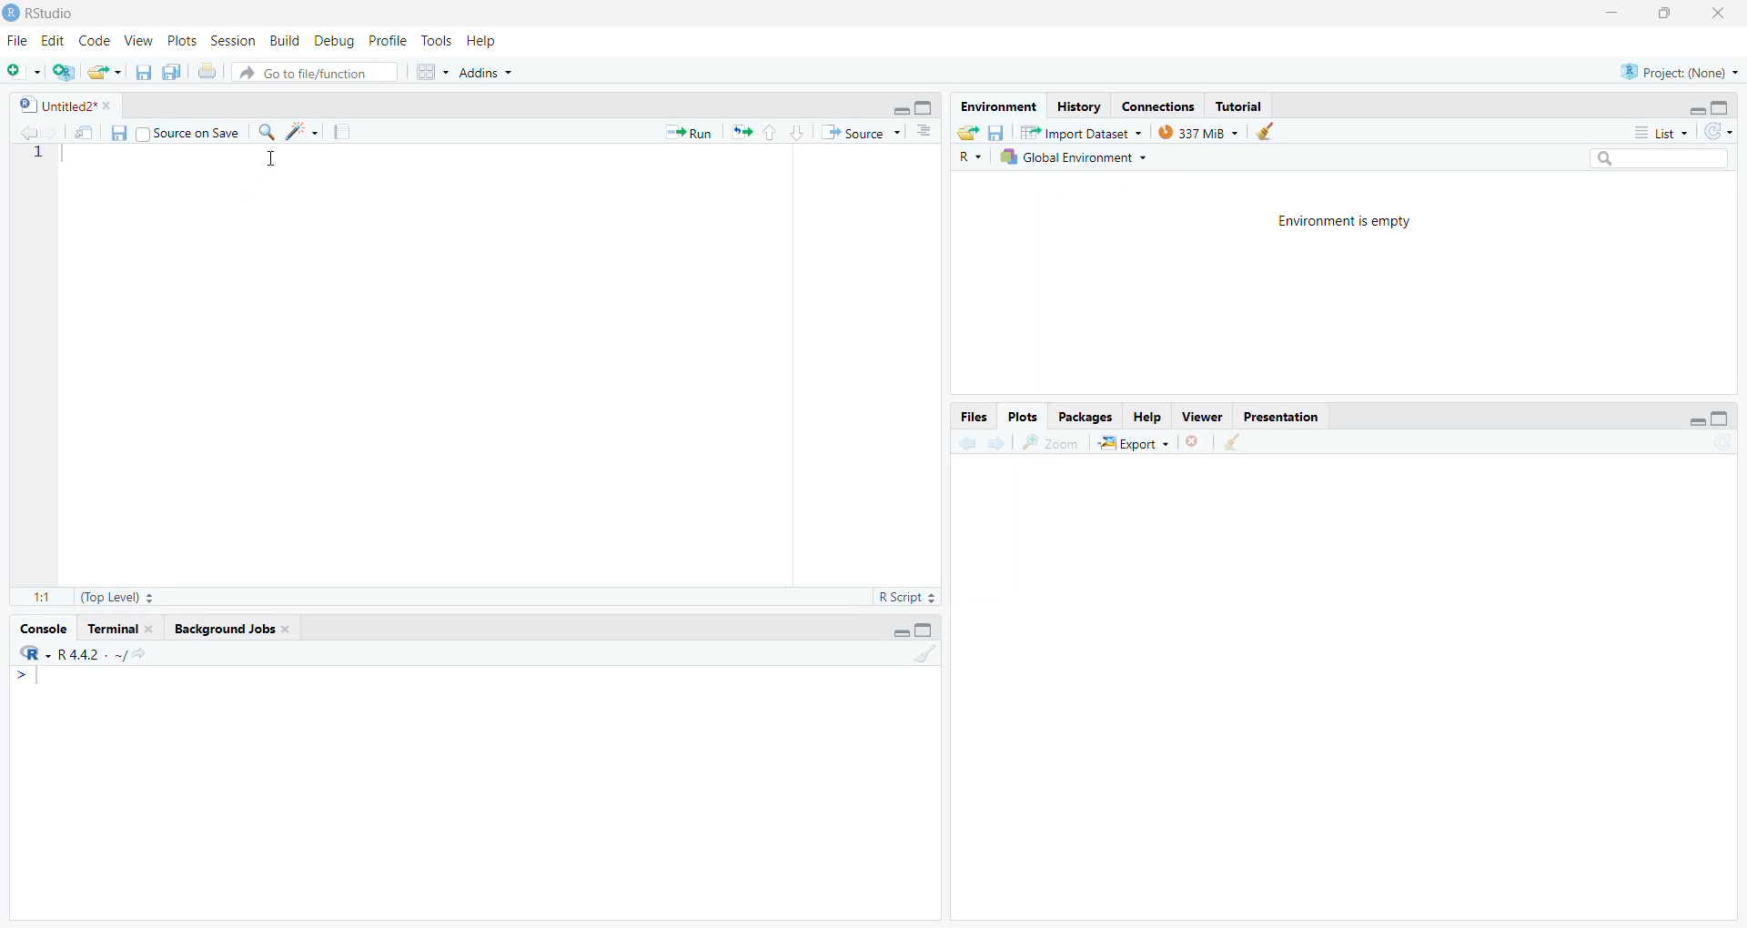 The width and height of the screenshot is (1747, 928). Describe the element at coordinates (84, 132) in the screenshot. I see `show in new window` at that location.